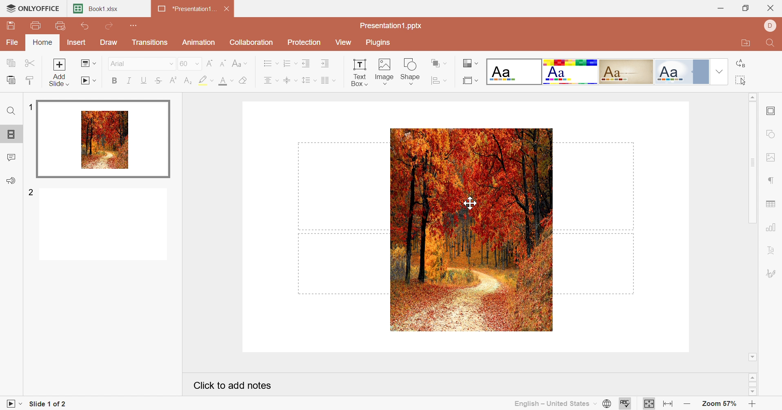  Describe the element at coordinates (131, 25) in the screenshot. I see `Customize Quick Access Toolbar` at that location.